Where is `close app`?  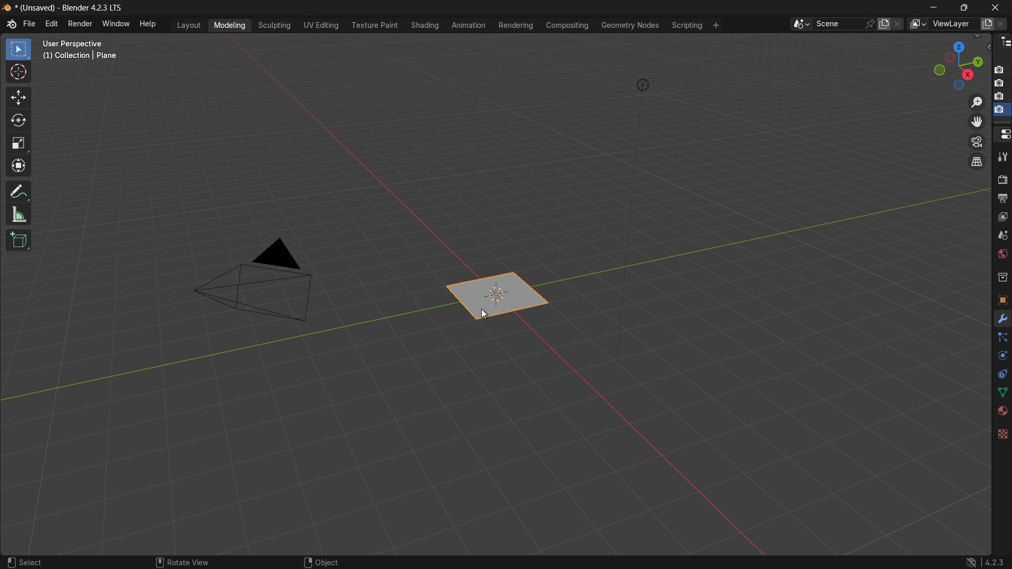 close app is located at coordinates (997, 7).